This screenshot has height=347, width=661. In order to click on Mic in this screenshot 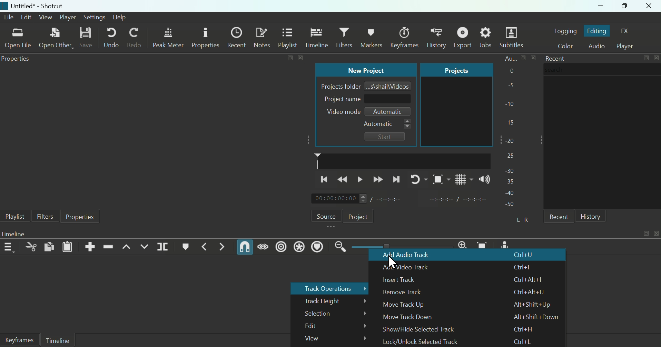, I will do `click(506, 244)`.